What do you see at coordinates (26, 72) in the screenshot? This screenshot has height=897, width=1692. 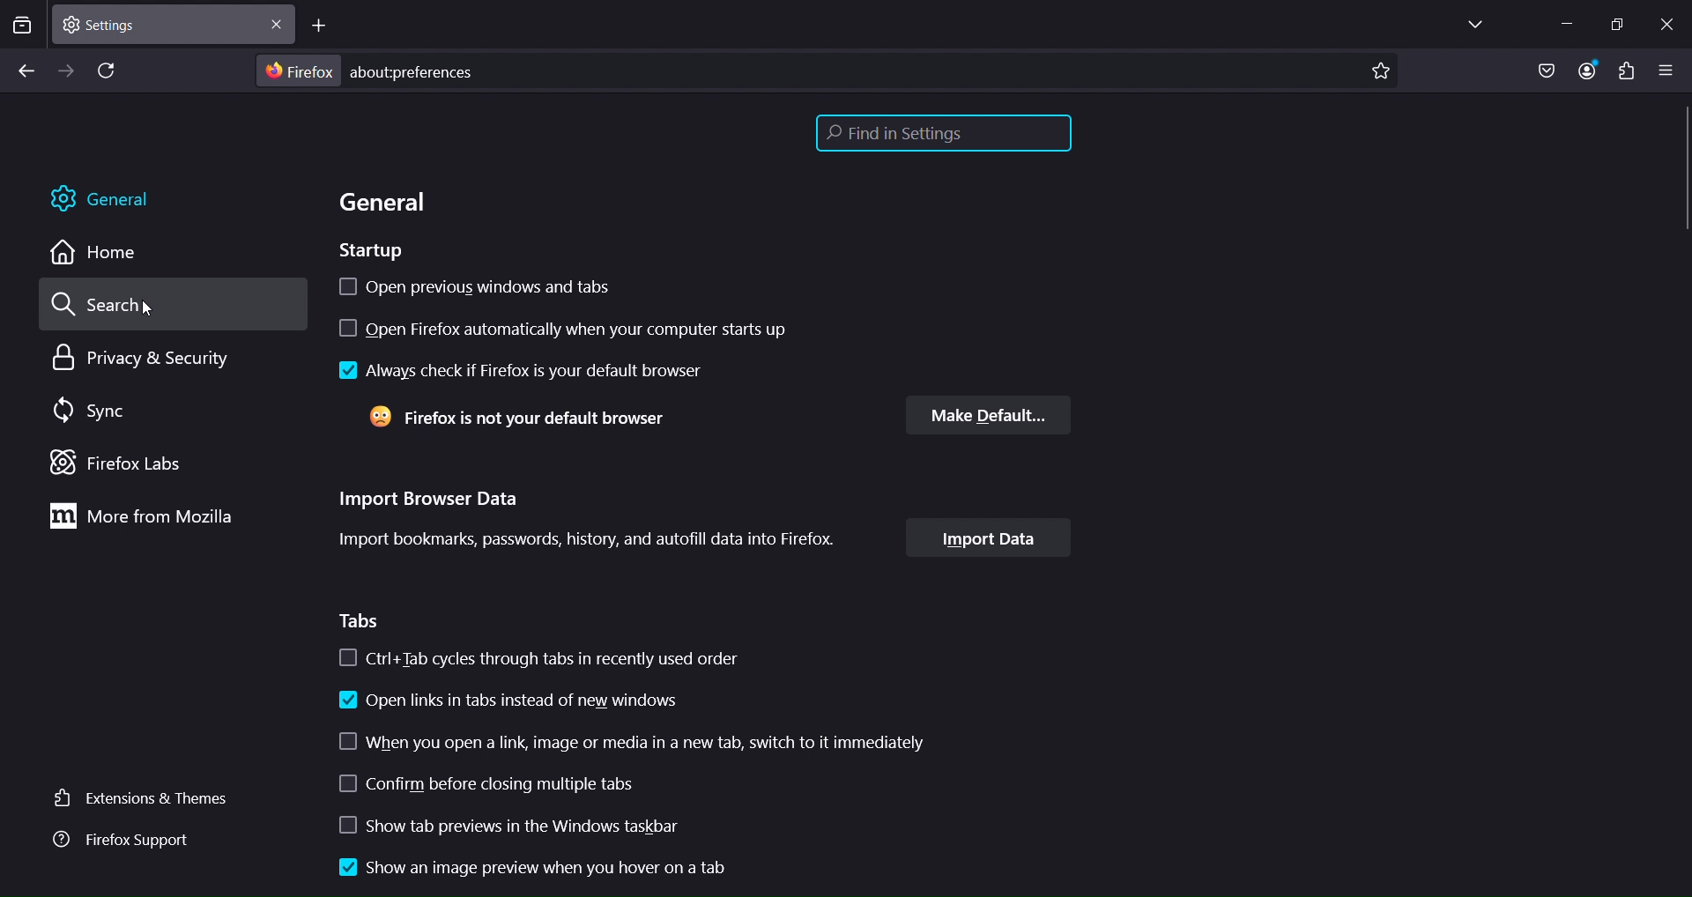 I see `go back one page` at bounding box center [26, 72].